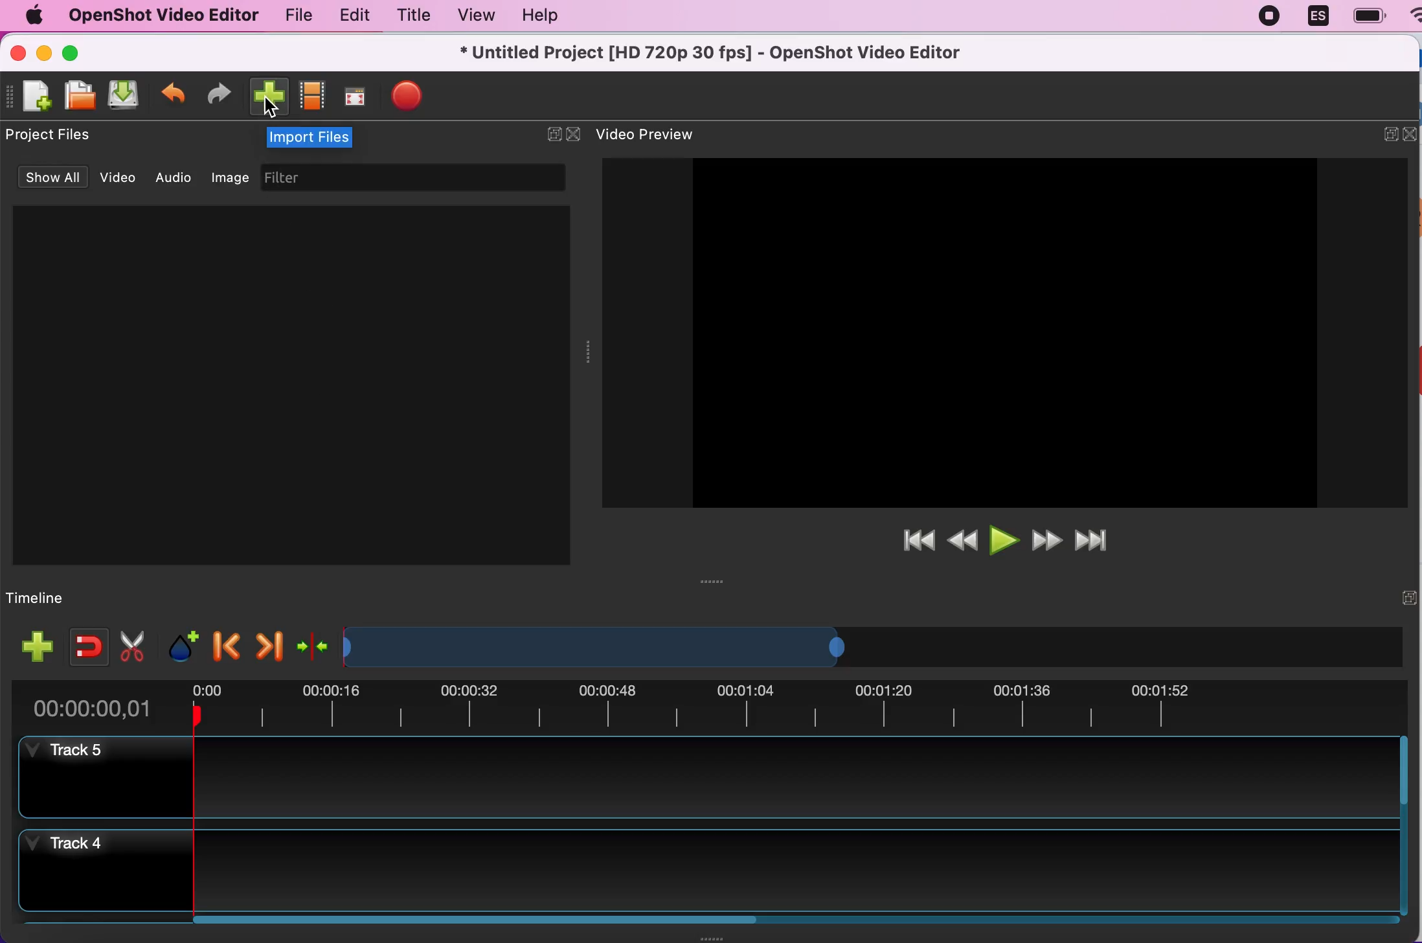 The image size is (1422, 943). Describe the element at coordinates (1394, 602) in the screenshot. I see `expand/hide` at that location.